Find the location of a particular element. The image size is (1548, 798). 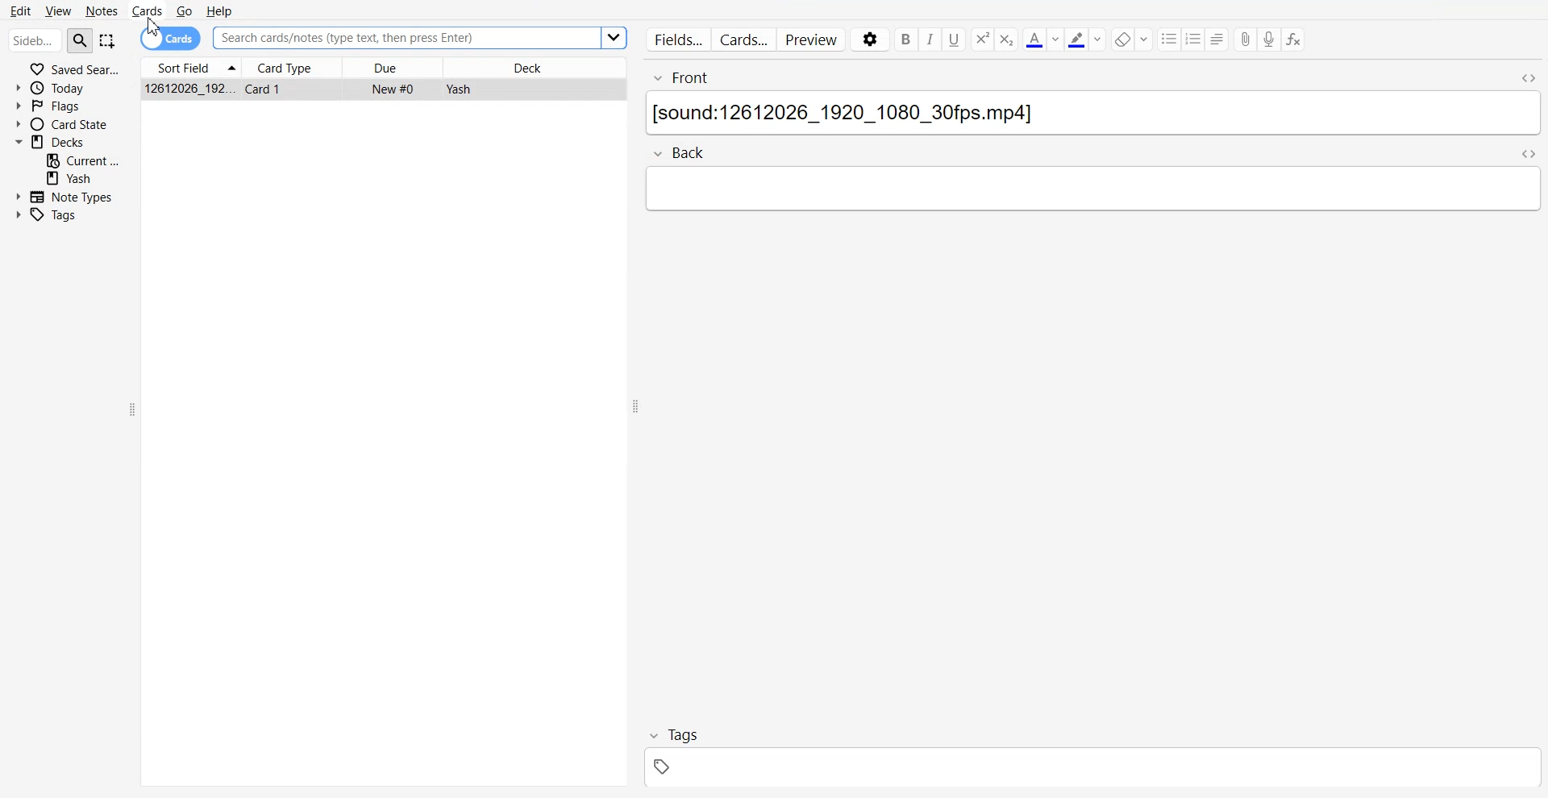

Bold is located at coordinates (905, 39).